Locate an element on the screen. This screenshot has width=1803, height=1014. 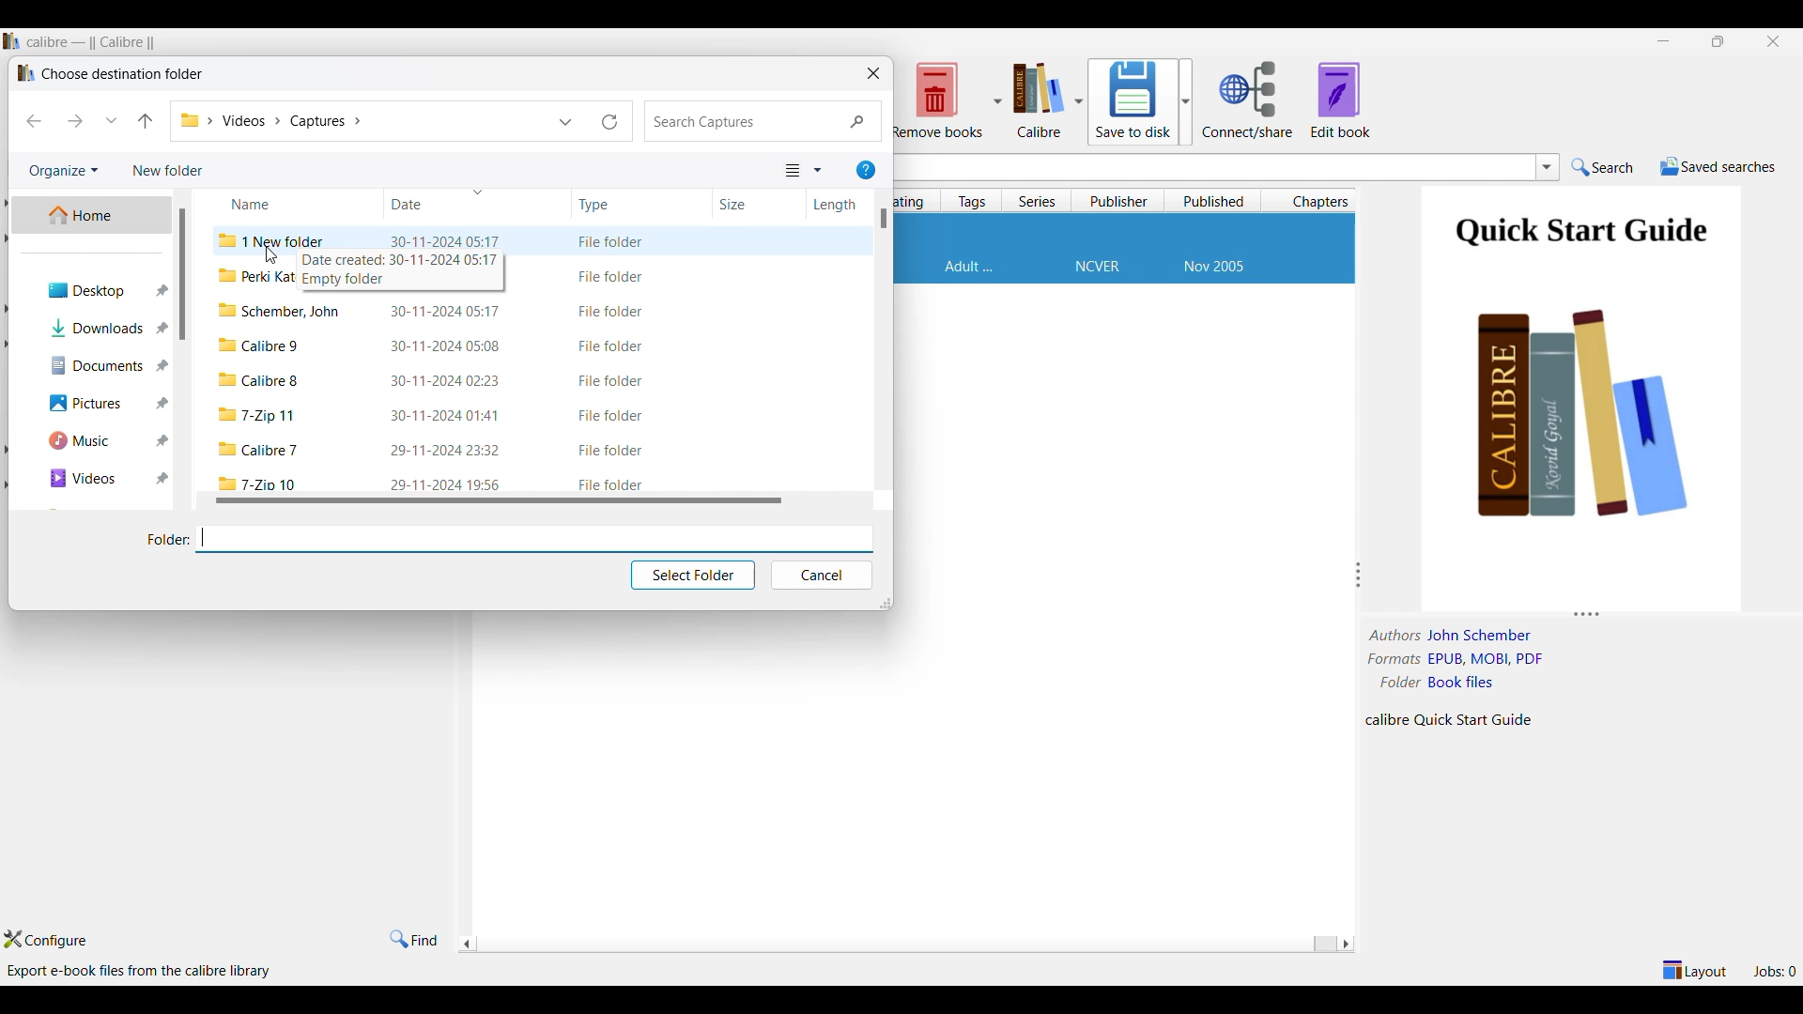
Reload folder is located at coordinates (610, 121).